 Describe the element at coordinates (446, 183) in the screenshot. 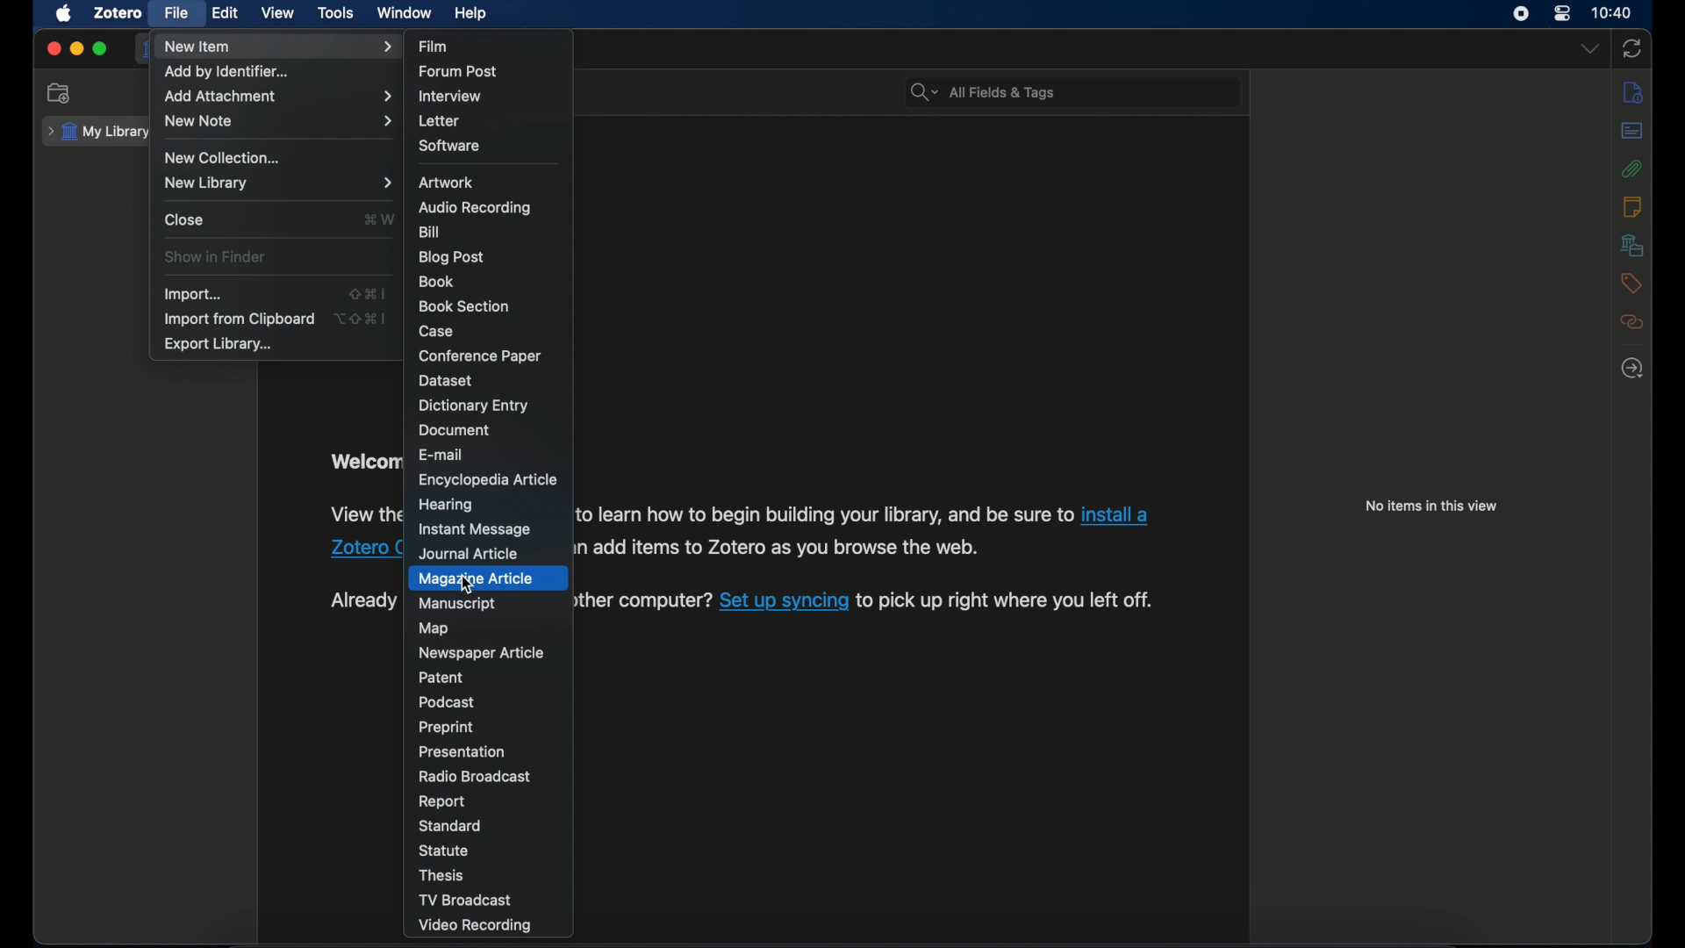

I see `artwork` at that location.